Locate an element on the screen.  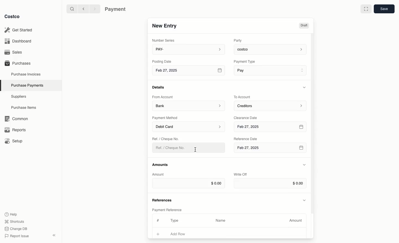
costco is located at coordinates (272, 49).